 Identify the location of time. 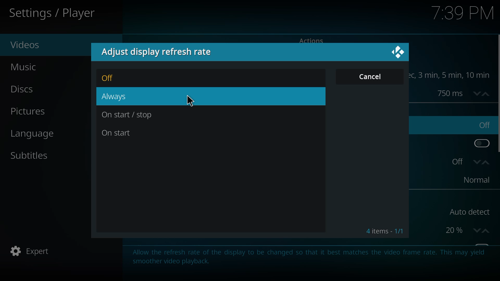
(453, 75).